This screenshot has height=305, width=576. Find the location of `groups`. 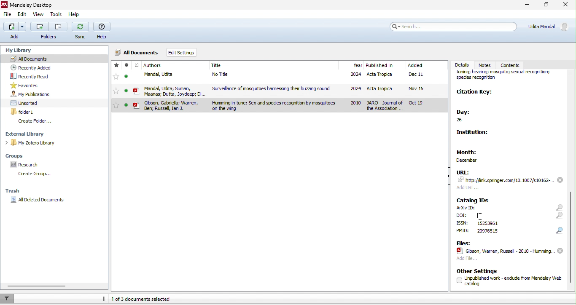

groups is located at coordinates (17, 155).